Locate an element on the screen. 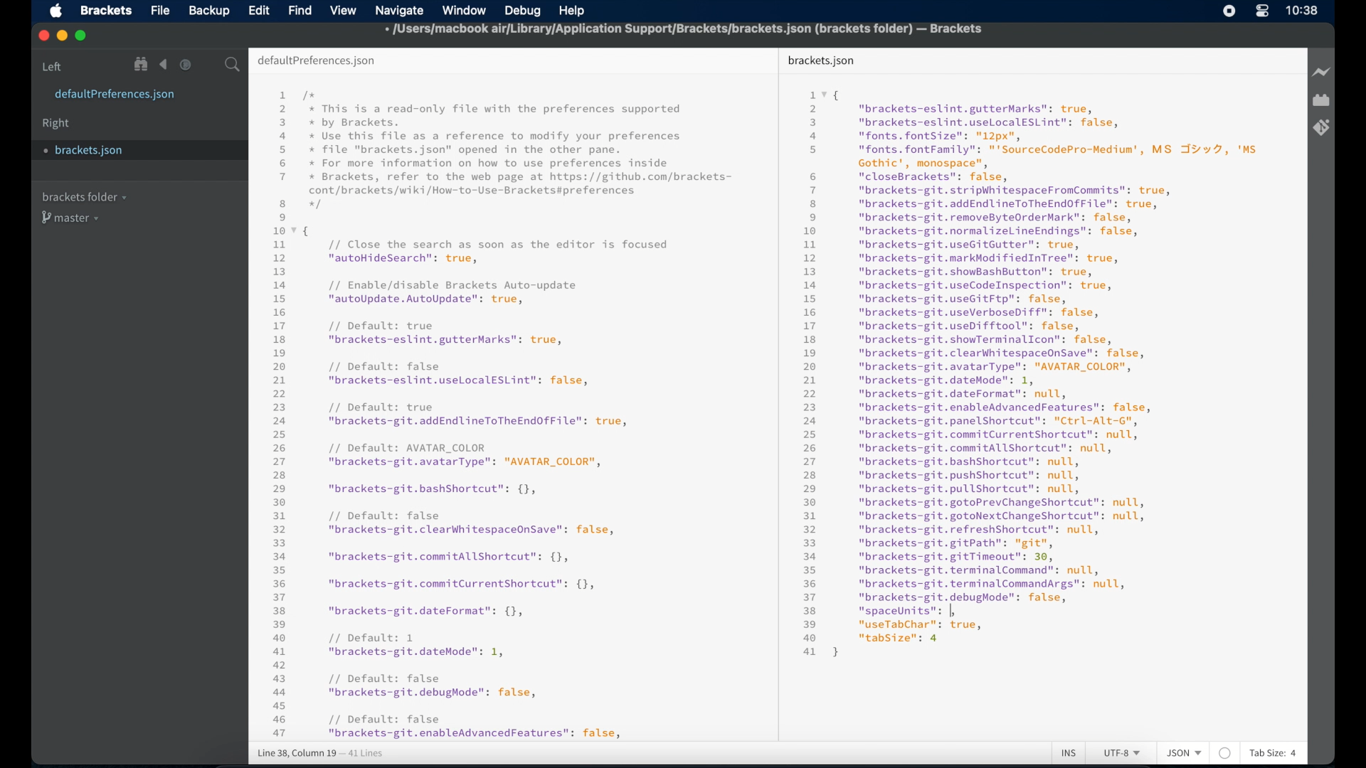 The height and width of the screenshot is (768, 1366). file name is located at coordinates (684, 31).